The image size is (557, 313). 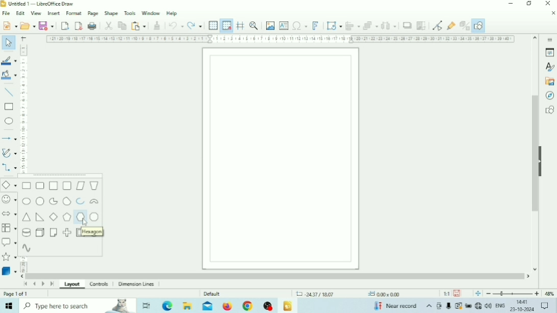 I want to click on Task View, so click(x=146, y=306).